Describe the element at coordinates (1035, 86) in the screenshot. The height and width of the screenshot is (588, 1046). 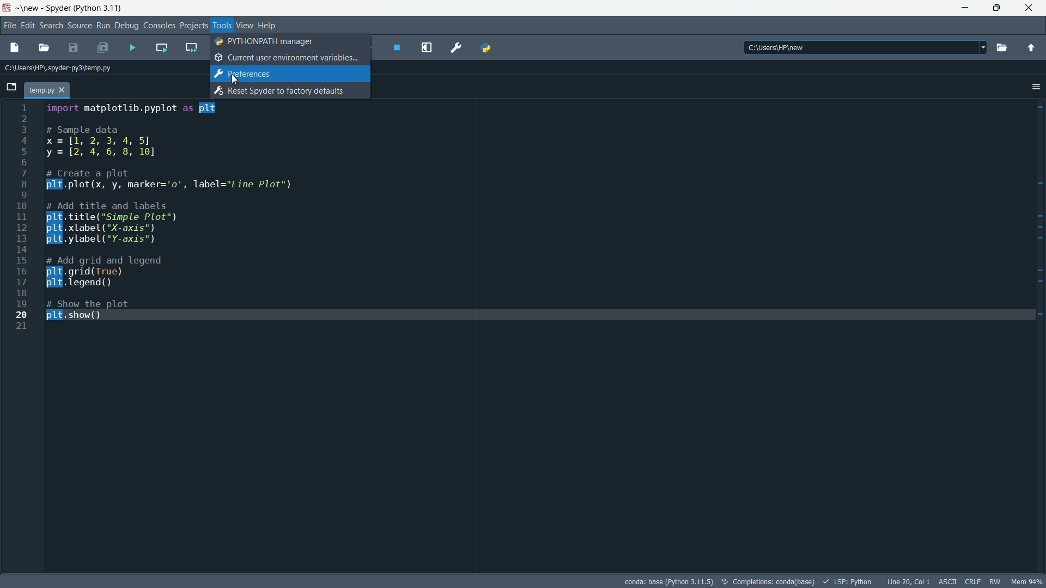
I see `options` at that location.